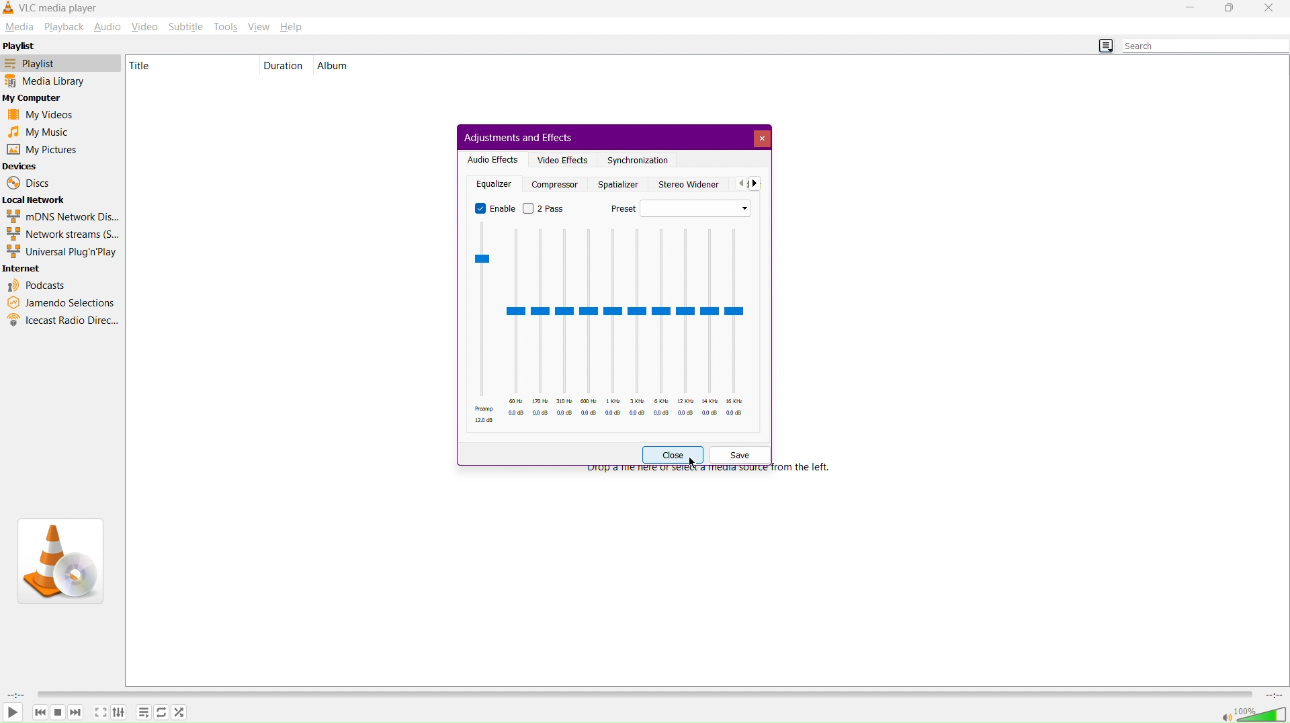  What do you see at coordinates (492, 208) in the screenshot?
I see `Enable (On)` at bounding box center [492, 208].